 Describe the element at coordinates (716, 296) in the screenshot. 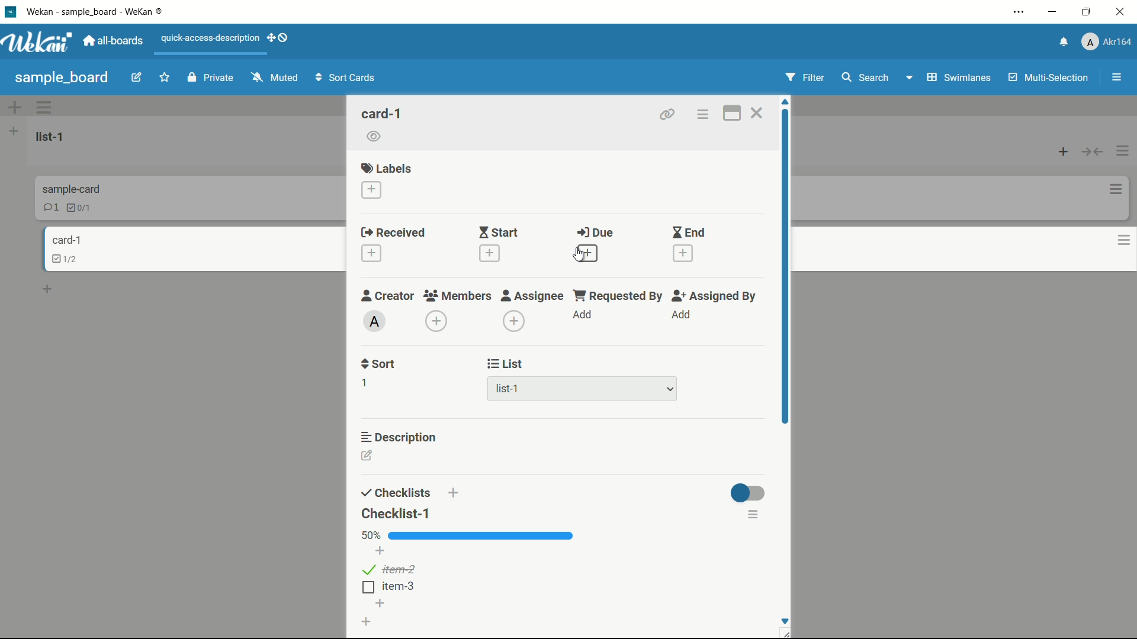

I see `assigned by` at that location.